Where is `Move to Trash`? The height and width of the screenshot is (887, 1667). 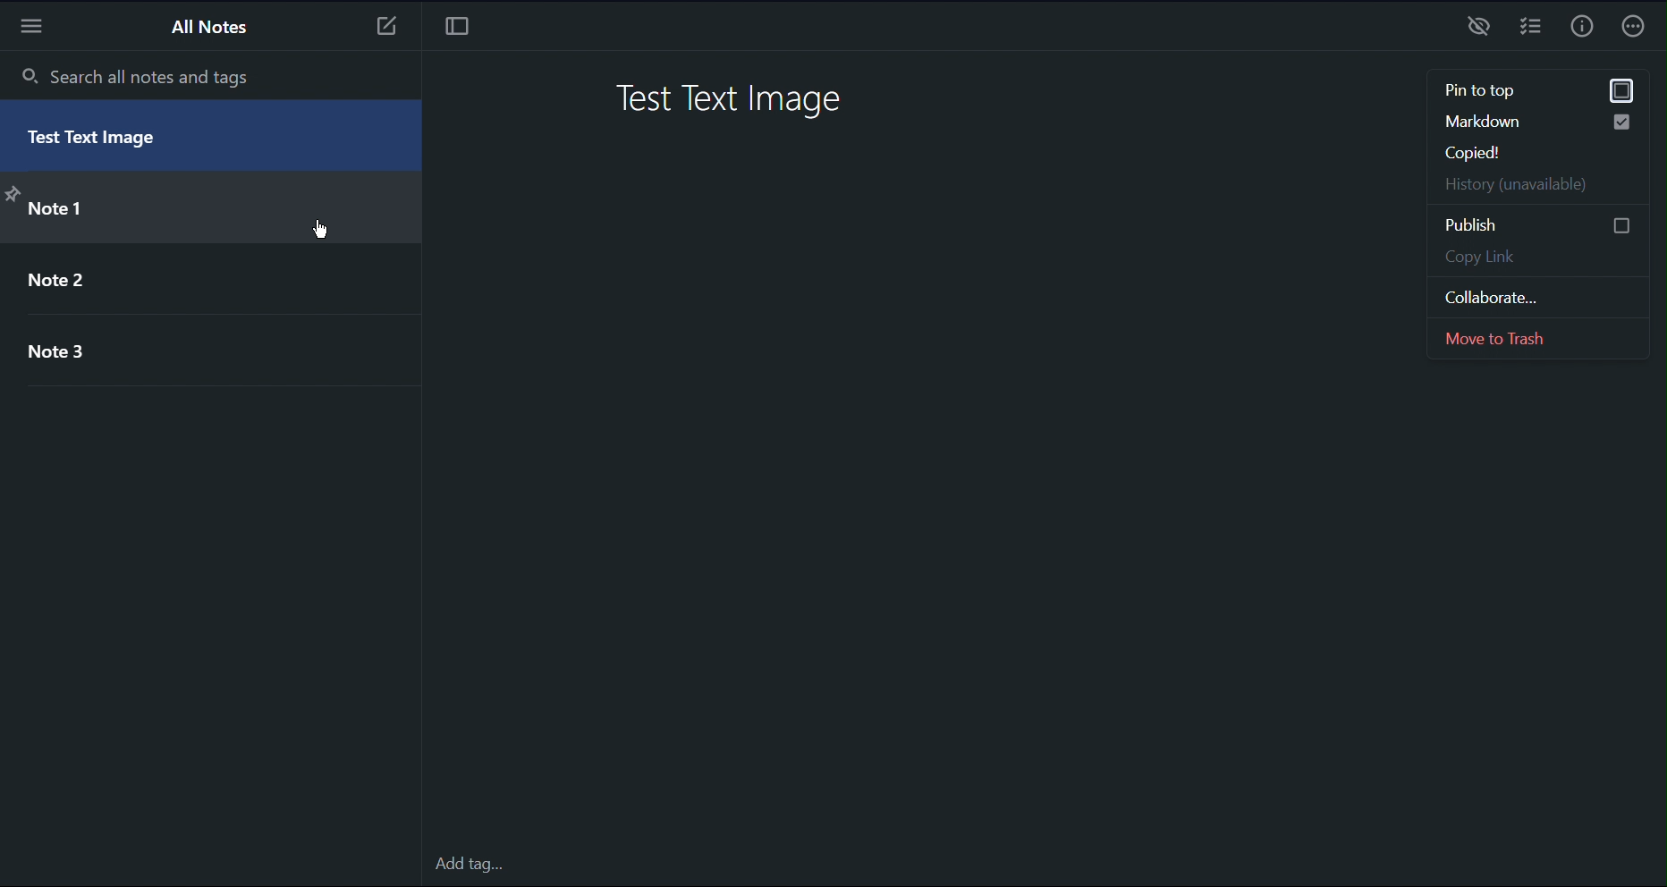
Move to Trash is located at coordinates (1536, 341).